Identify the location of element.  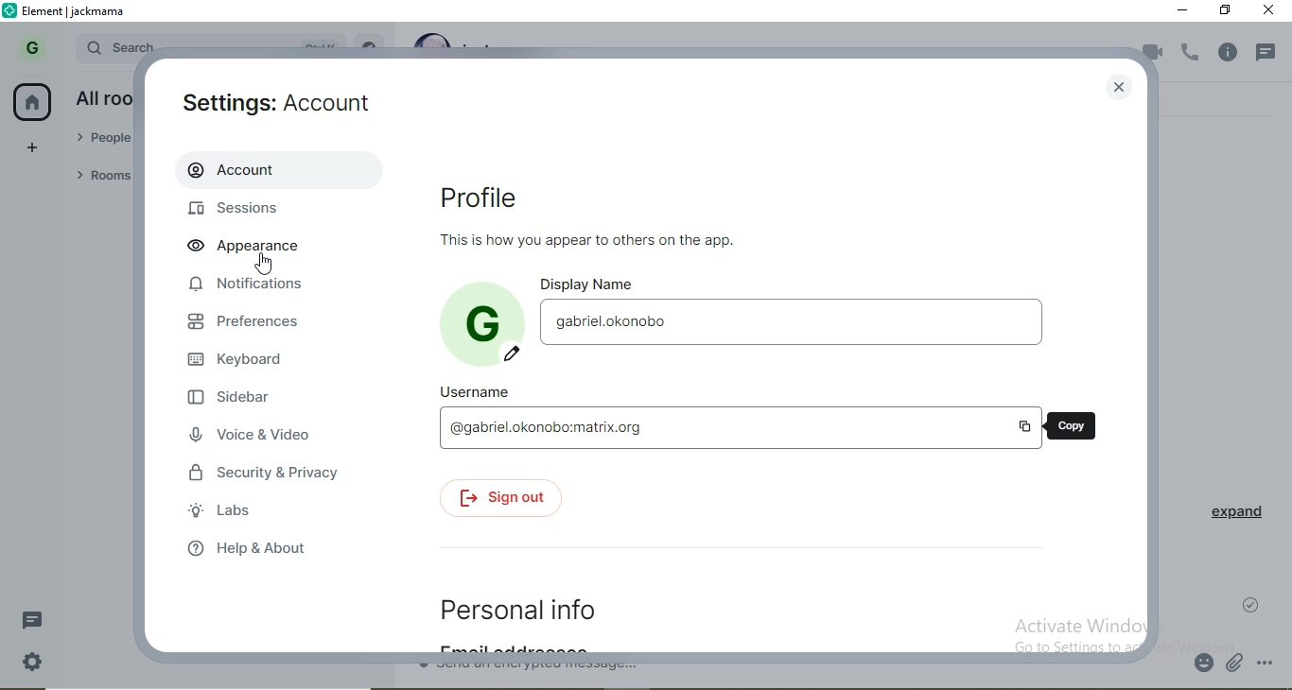
(75, 12).